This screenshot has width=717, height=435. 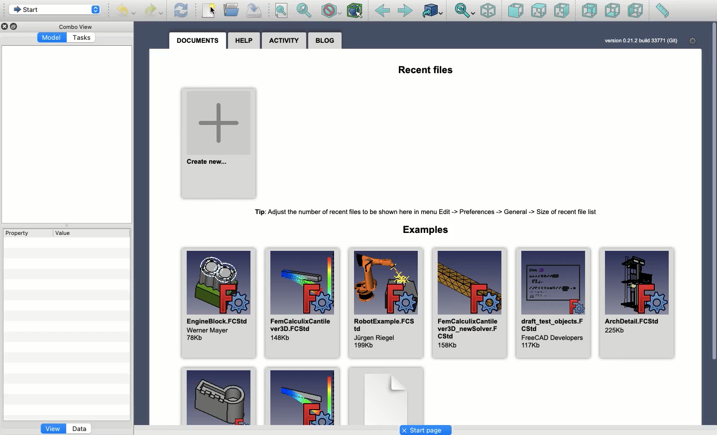 I want to click on Data, so click(x=80, y=428).